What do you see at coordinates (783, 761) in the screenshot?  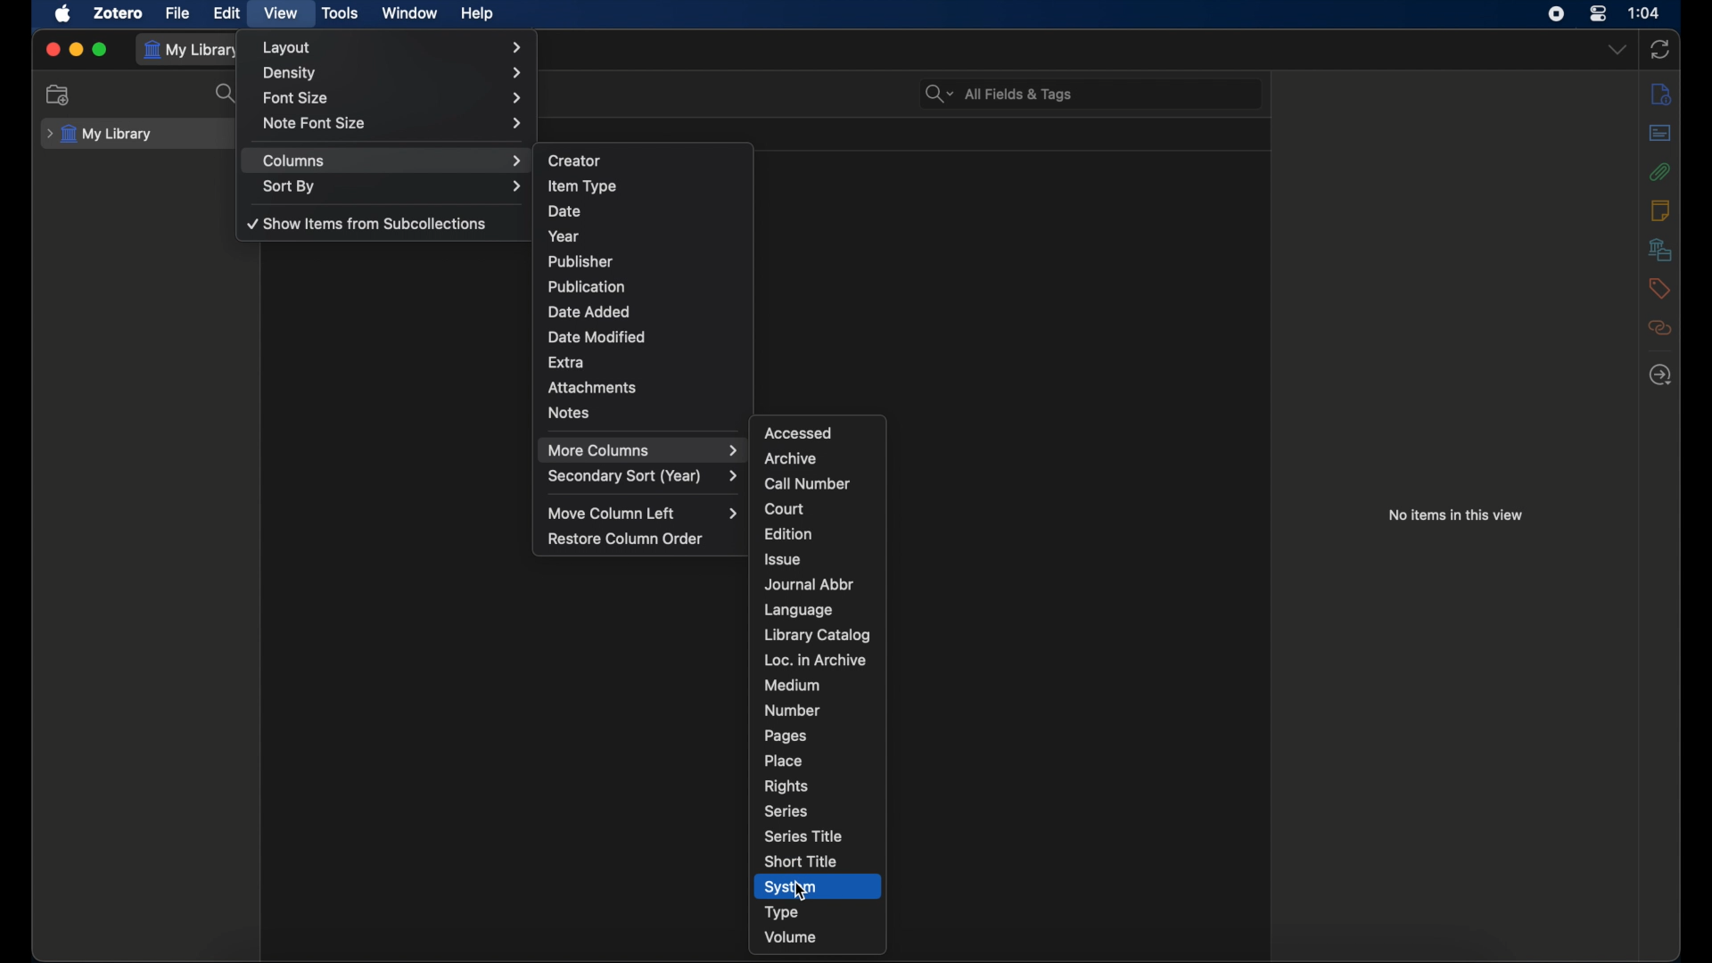 I see `place` at bounding box center [783, 761].